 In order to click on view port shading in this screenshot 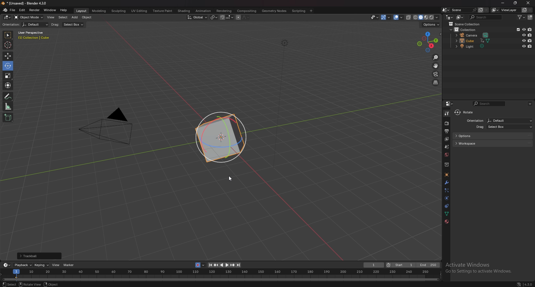, I will do `click(427, 17)`.